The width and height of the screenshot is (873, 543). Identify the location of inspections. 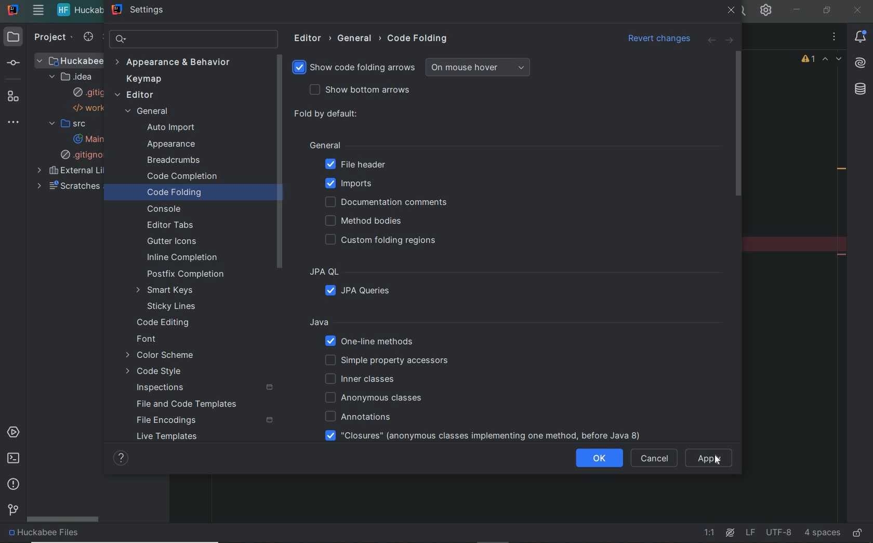
(160, 388).